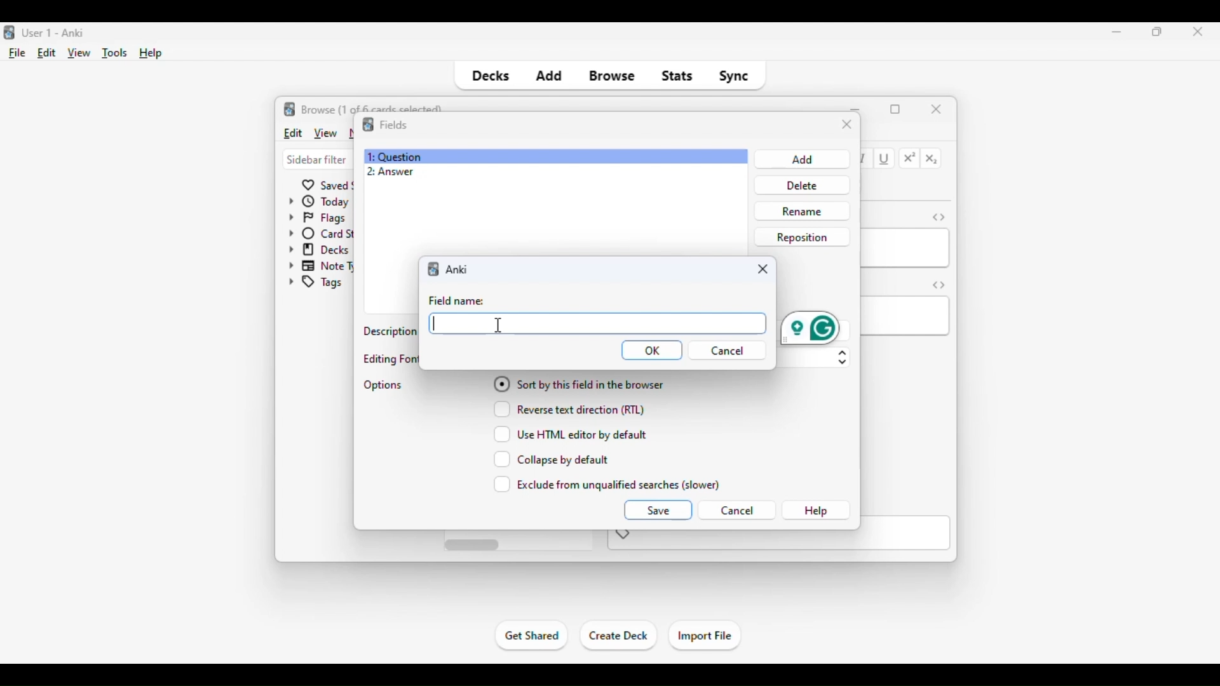 The height and width of the screenshot is (686, 1220). I want to click on stats, so click(677, 76).